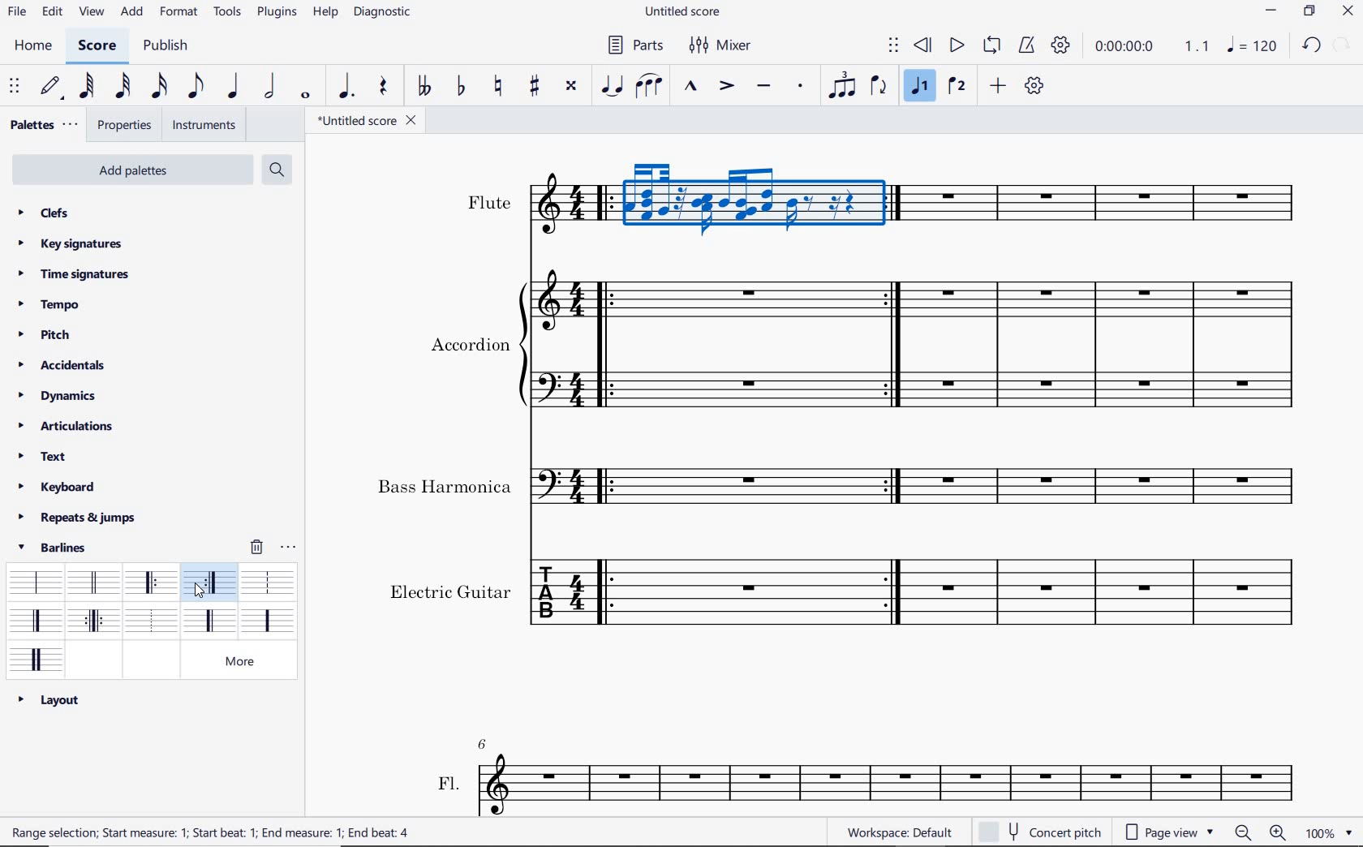 The height and width of the screenshot is (847, 1363). I want to click on eighth note, so click(194, 86).